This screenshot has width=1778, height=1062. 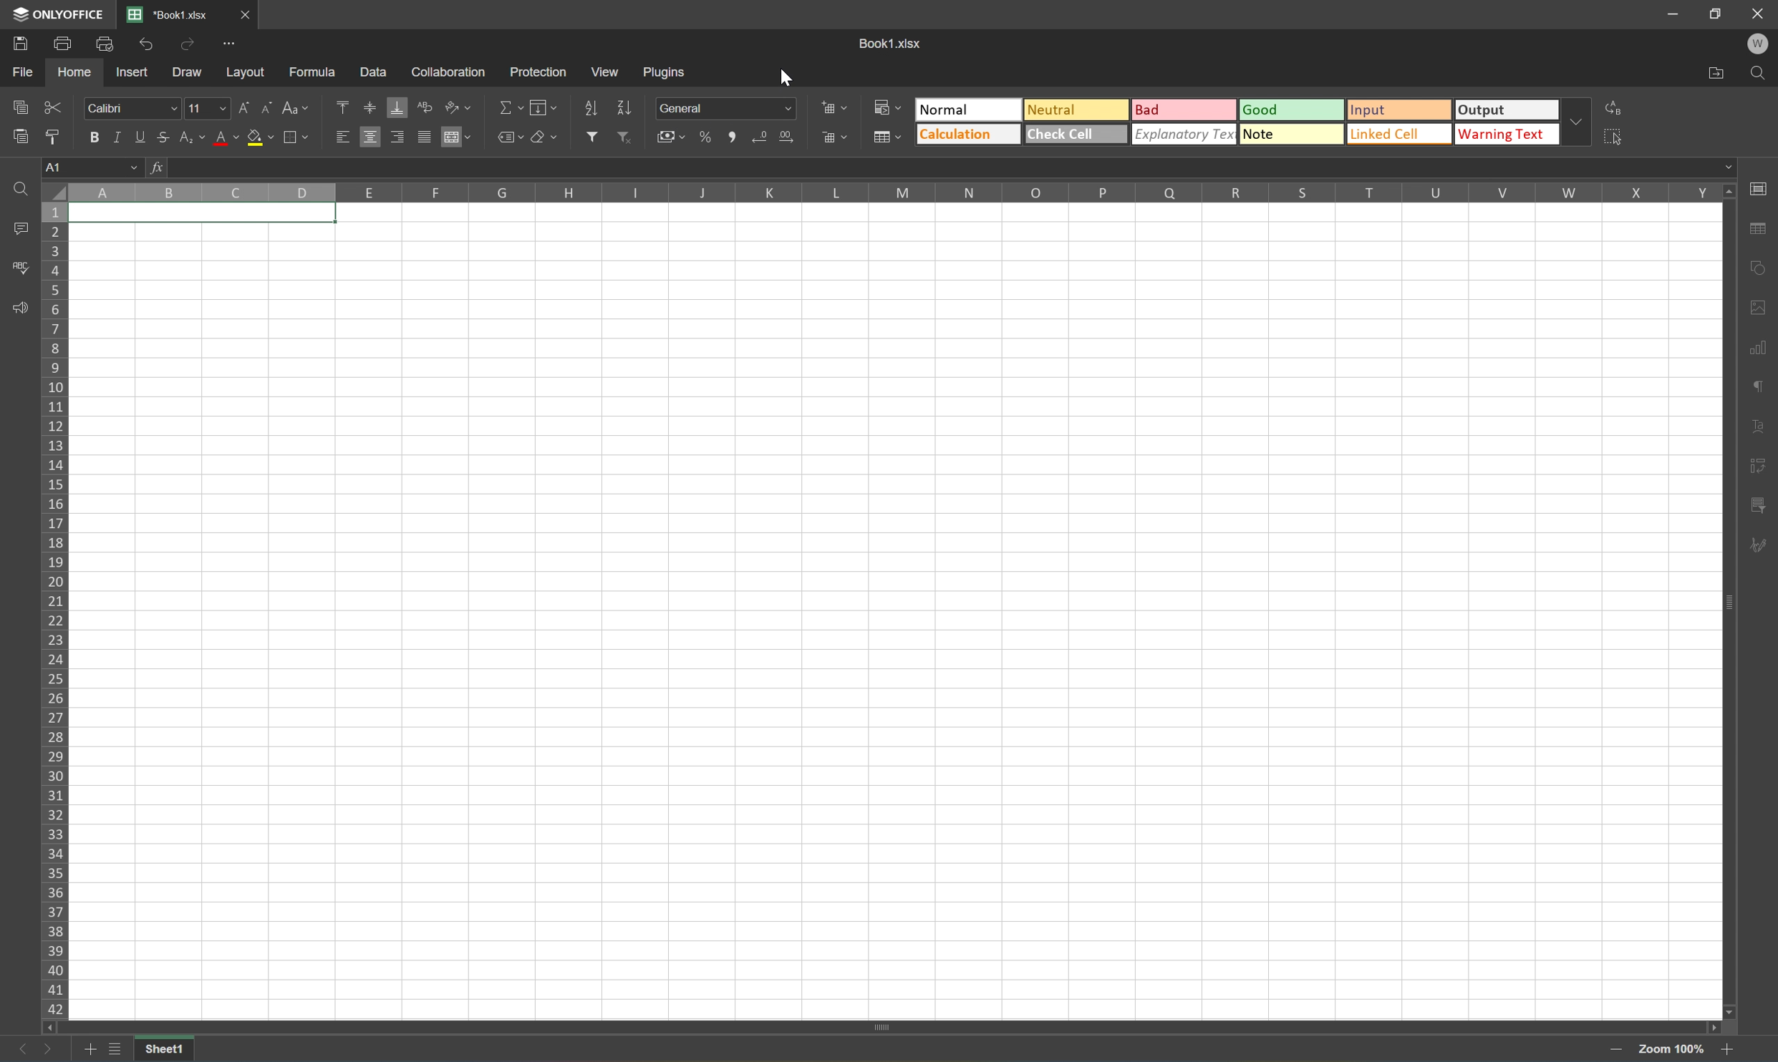 I want to click on Zoom out, so click(x=1721, y=1051).